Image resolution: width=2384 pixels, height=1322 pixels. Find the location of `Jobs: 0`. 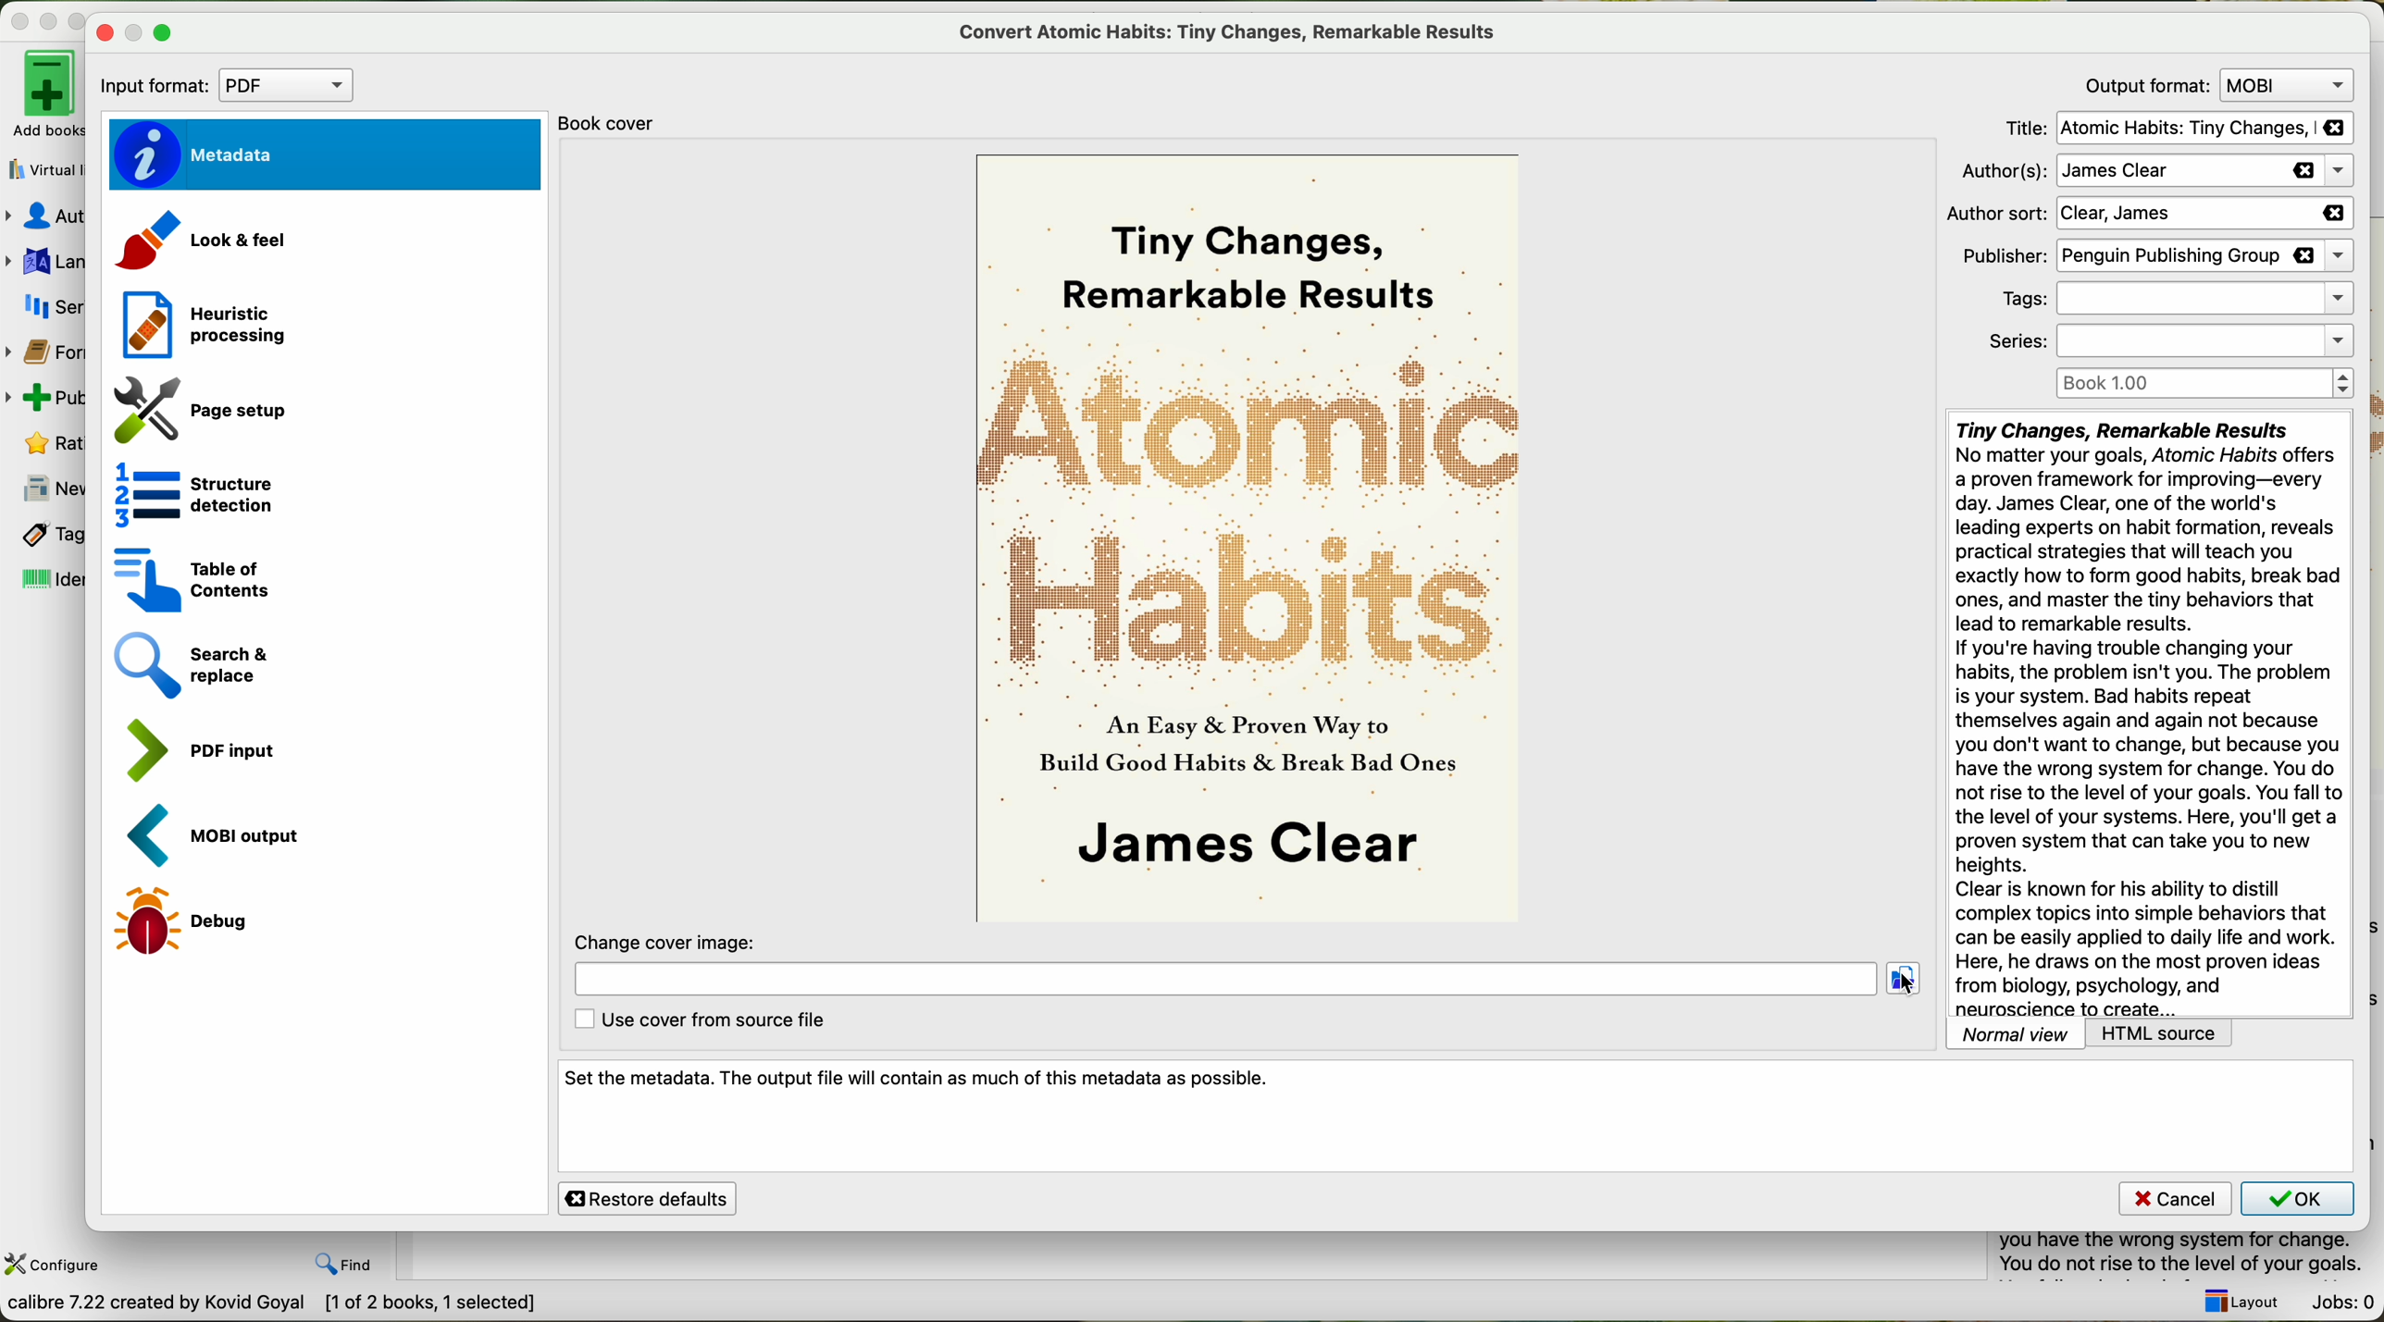

Jobs: 0 is located at coordinates (2342, 1303).